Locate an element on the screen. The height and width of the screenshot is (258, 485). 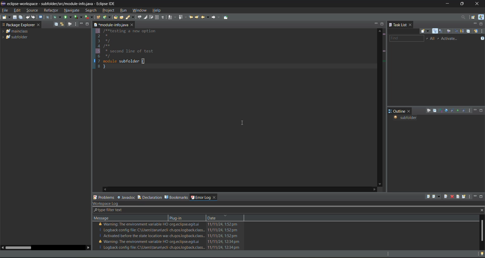
collapse all is located at coordinates (435, 111).